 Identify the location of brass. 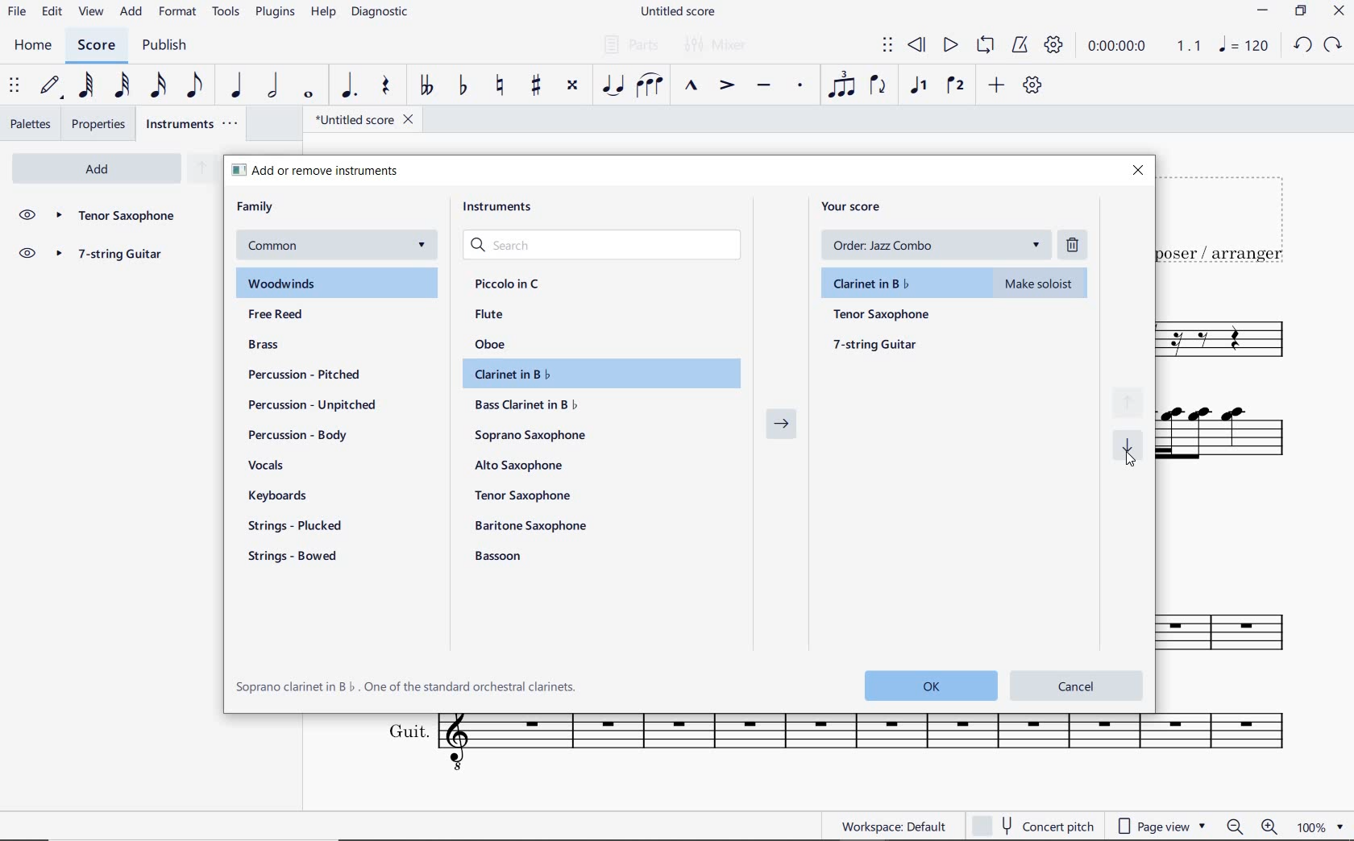
(284, 346).